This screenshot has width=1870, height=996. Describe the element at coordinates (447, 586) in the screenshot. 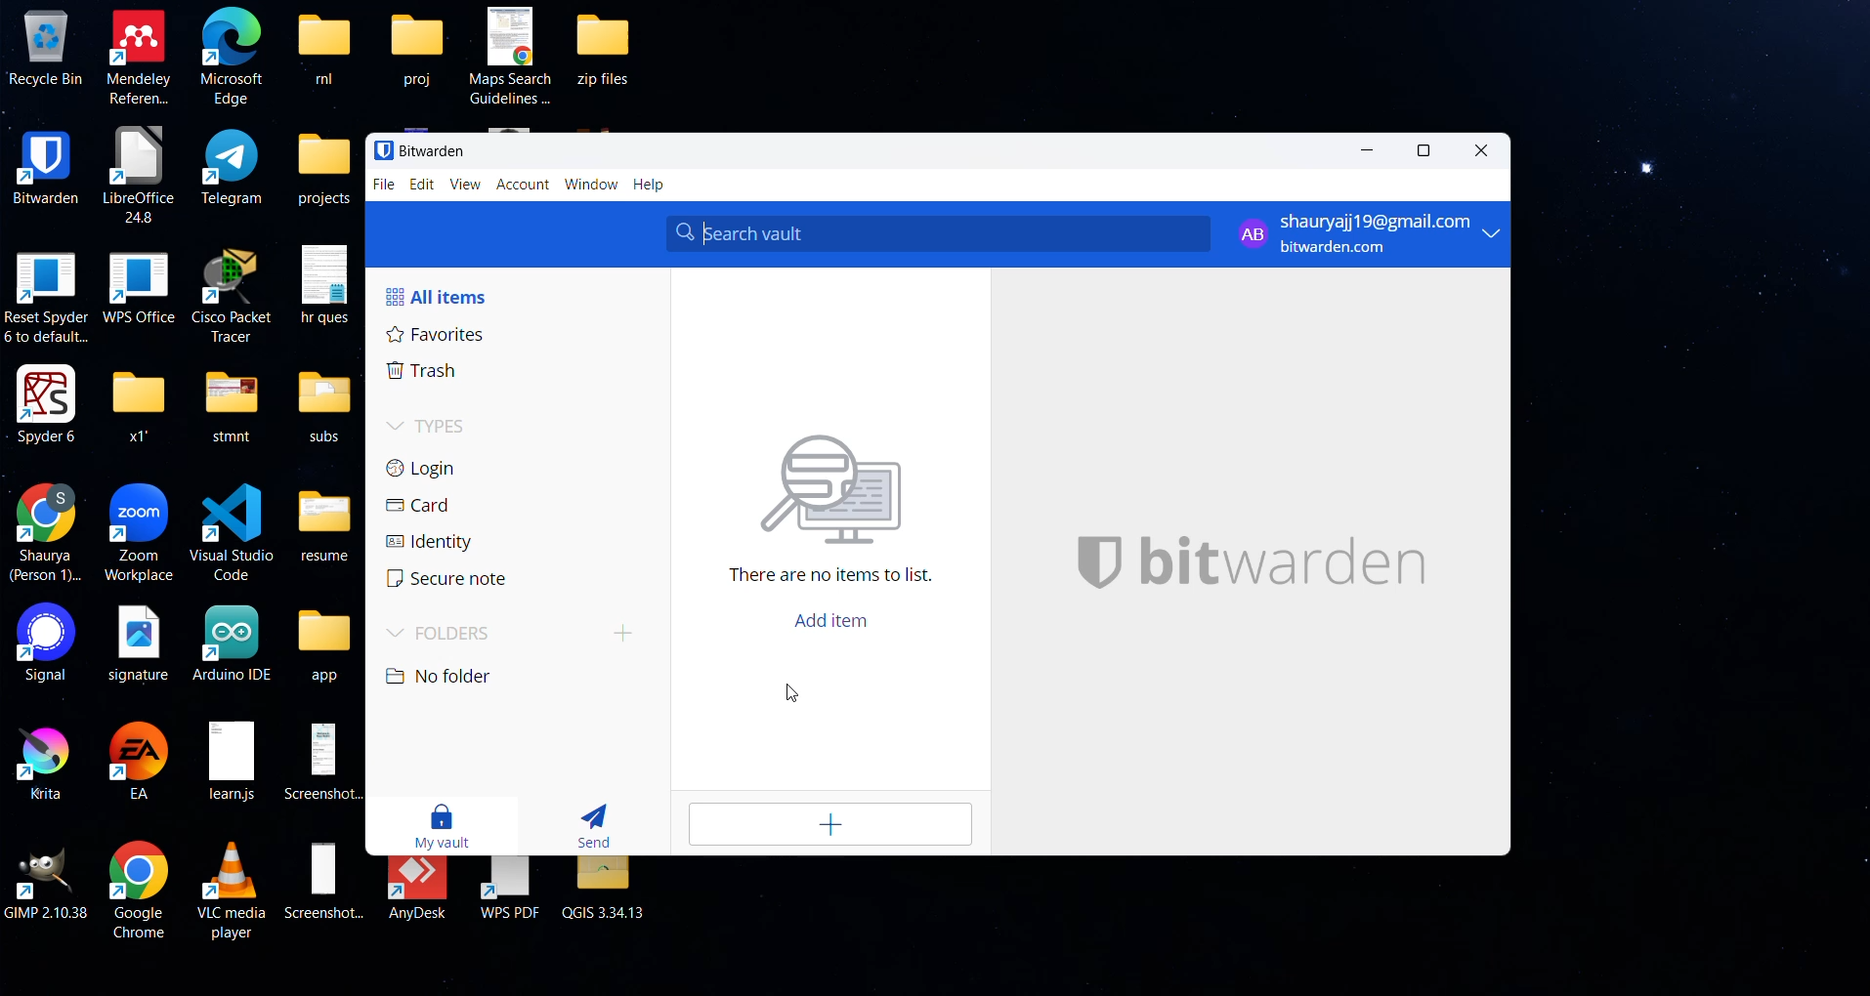

I see `secure note` at that location.